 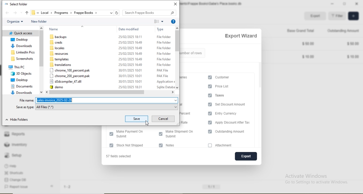 What do you see at coordinates (15, 13) in the screenshot?
I see `next` at bounding box center [15, 13].